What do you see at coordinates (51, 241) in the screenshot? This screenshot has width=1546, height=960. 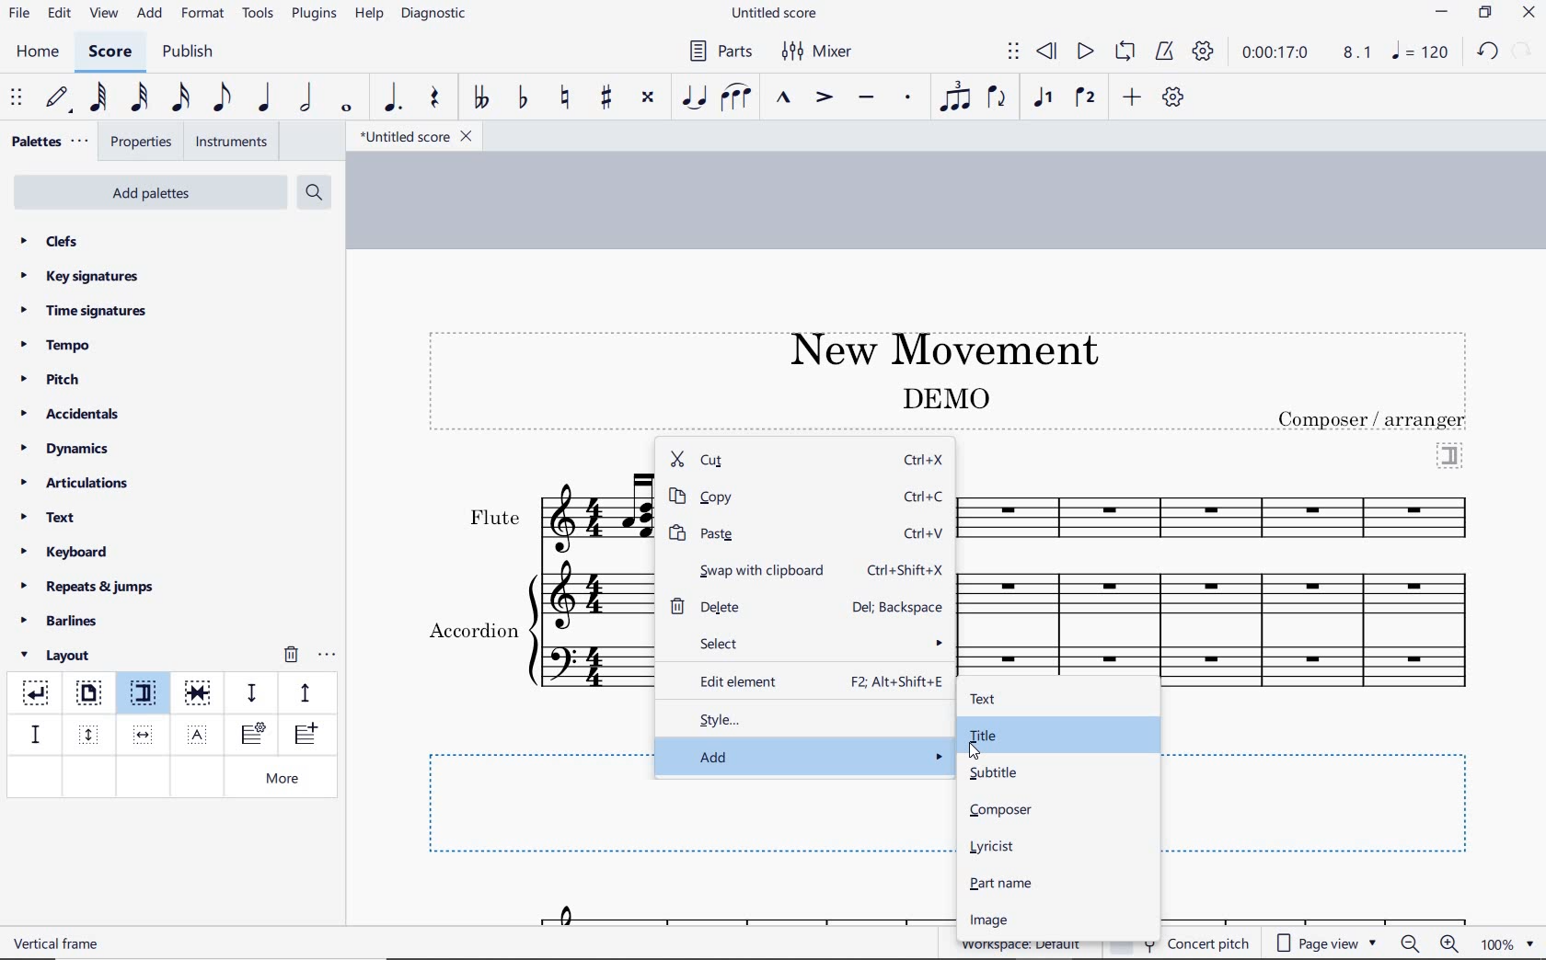 I see `clefs` at bounding box center [51, 241].